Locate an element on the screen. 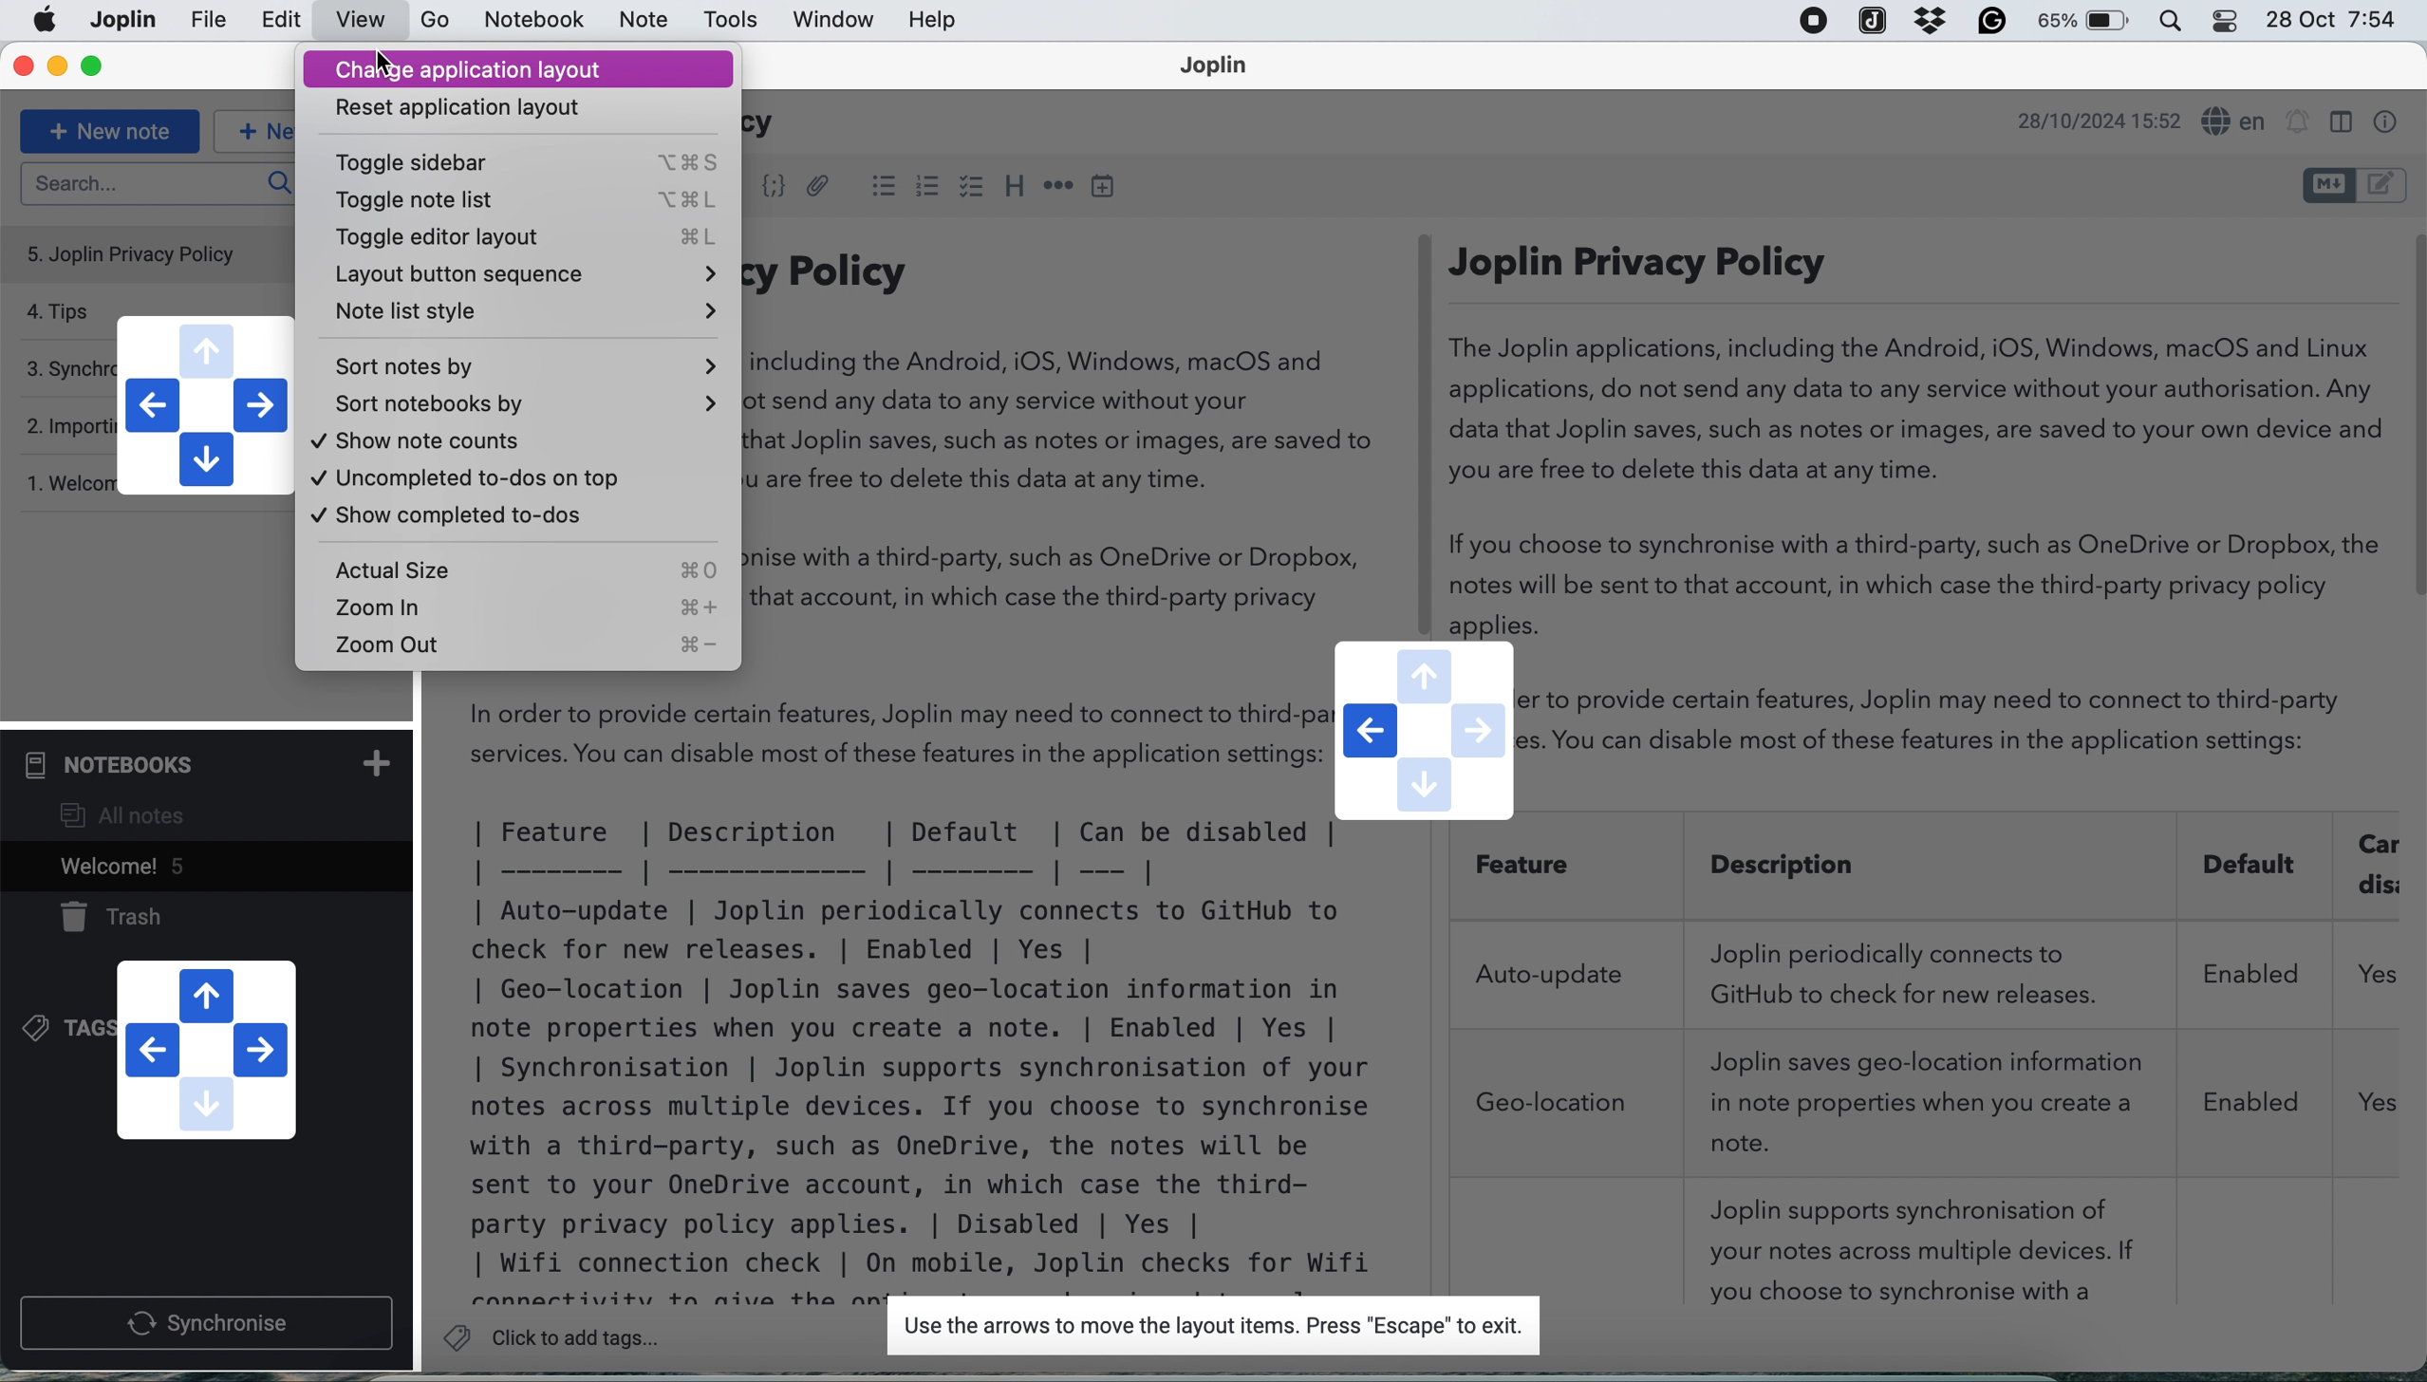  Show note counts is located at coordinates (521, 445).